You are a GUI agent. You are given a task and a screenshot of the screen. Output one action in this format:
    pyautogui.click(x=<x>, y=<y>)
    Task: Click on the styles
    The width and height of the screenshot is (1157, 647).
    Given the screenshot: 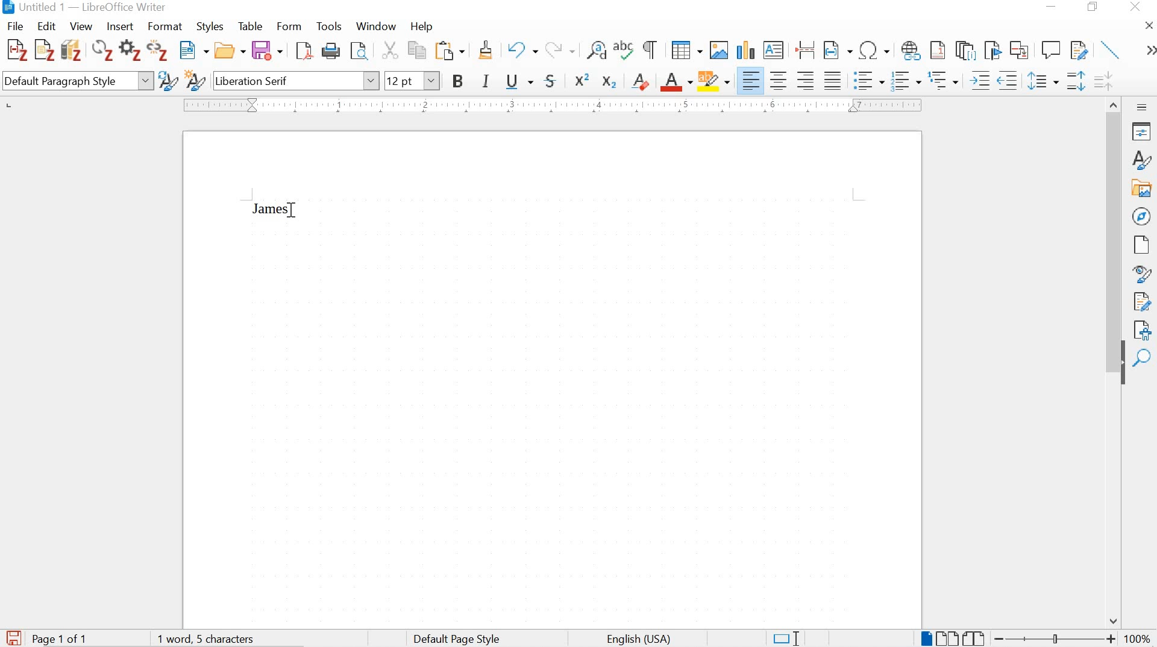 What is the action you would take?
    pyautogui.click(x=1142, y=159)
    